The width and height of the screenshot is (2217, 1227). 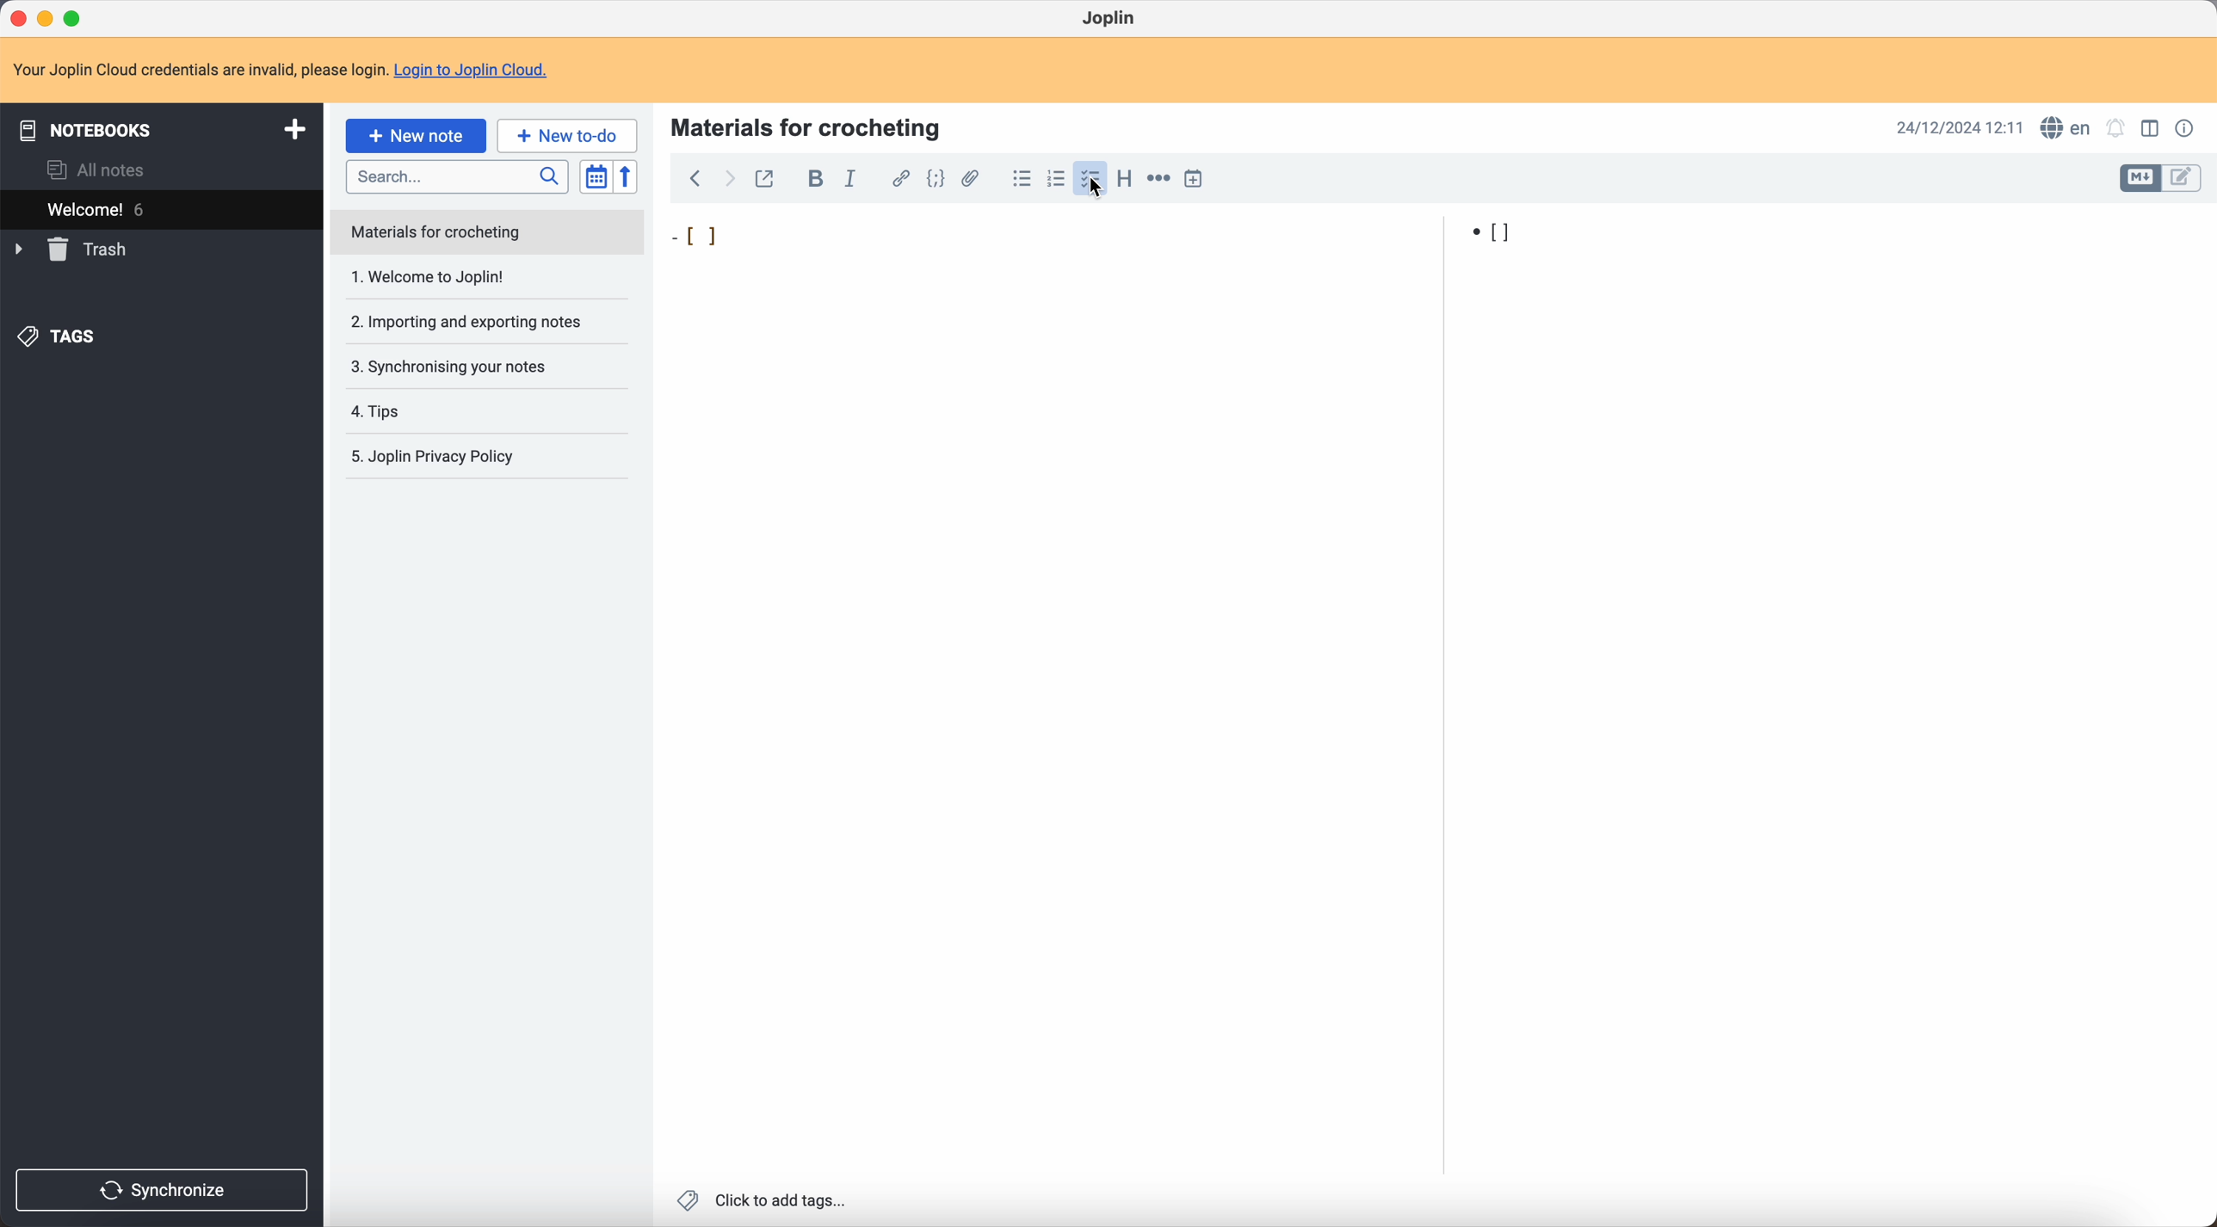 I want to click on insert time, so click(x=1196, y=179).